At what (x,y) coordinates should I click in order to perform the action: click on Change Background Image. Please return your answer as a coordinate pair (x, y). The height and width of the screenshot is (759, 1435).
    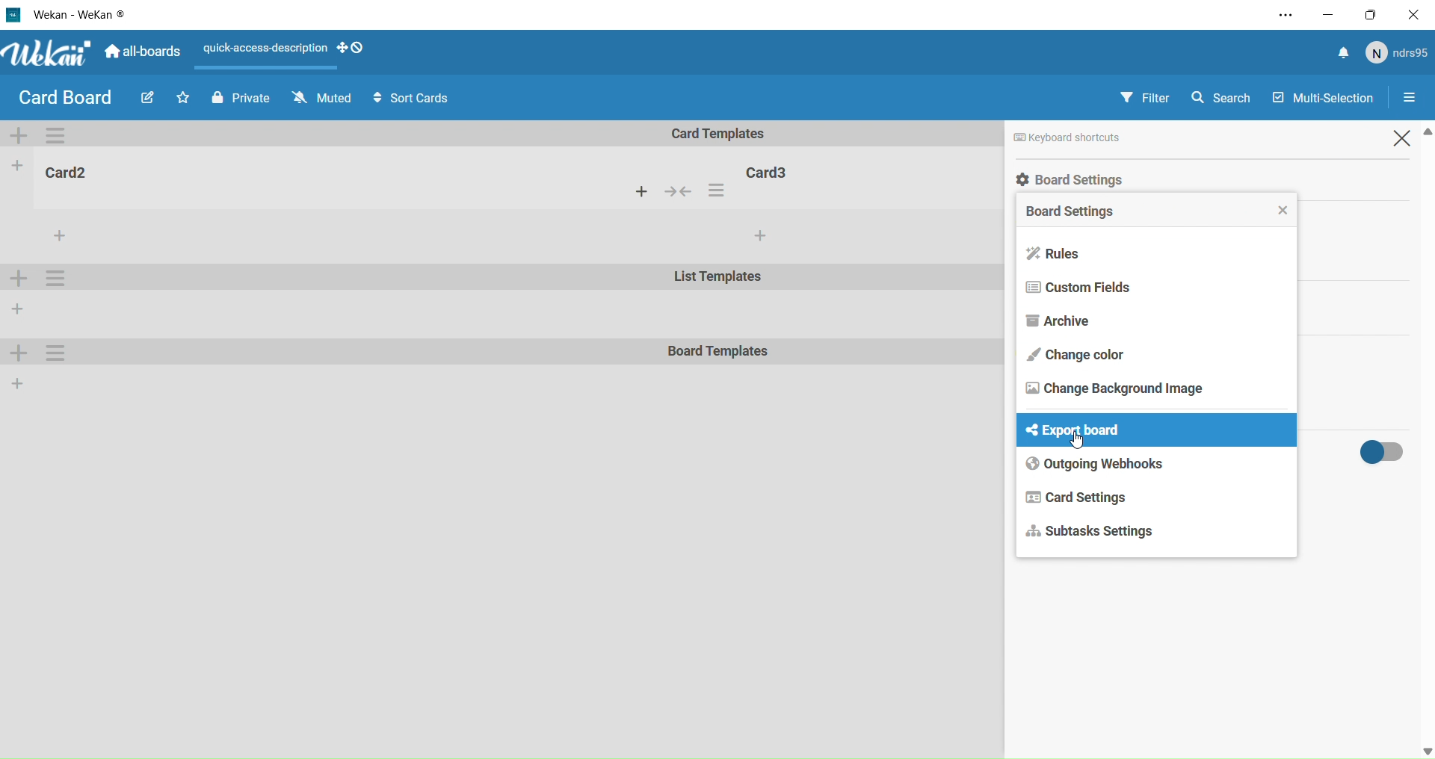
    Looking at the image, I should click on (1126, 394).